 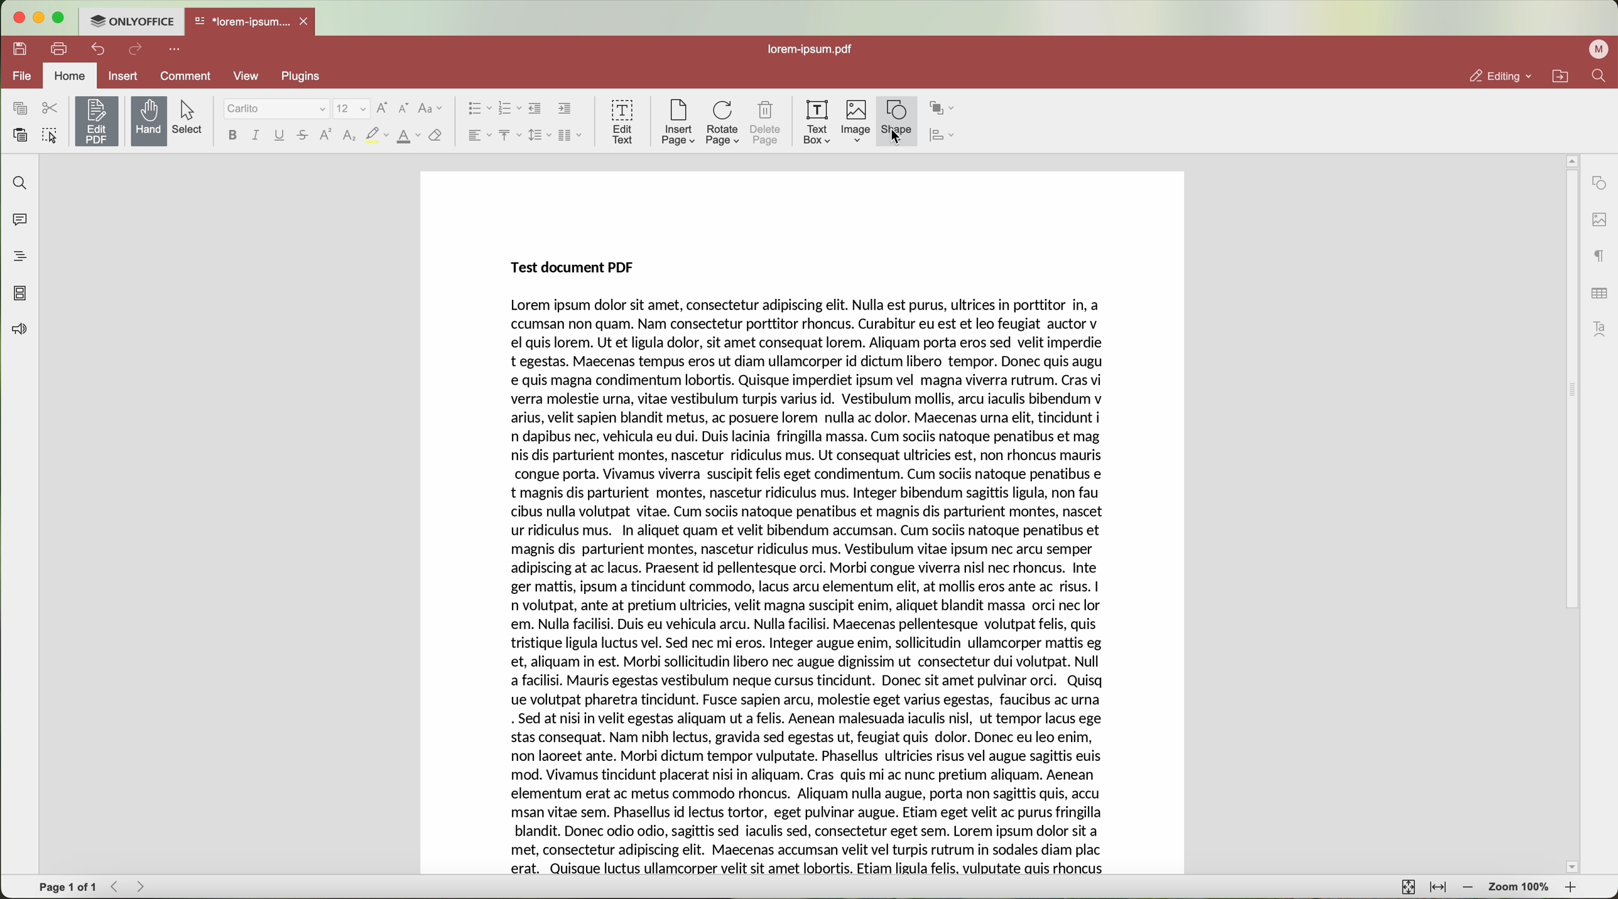 What do you see at coordinates (569, 266) in the screenshot?
I see `Test document PDF` at bounding box center [569, 266].